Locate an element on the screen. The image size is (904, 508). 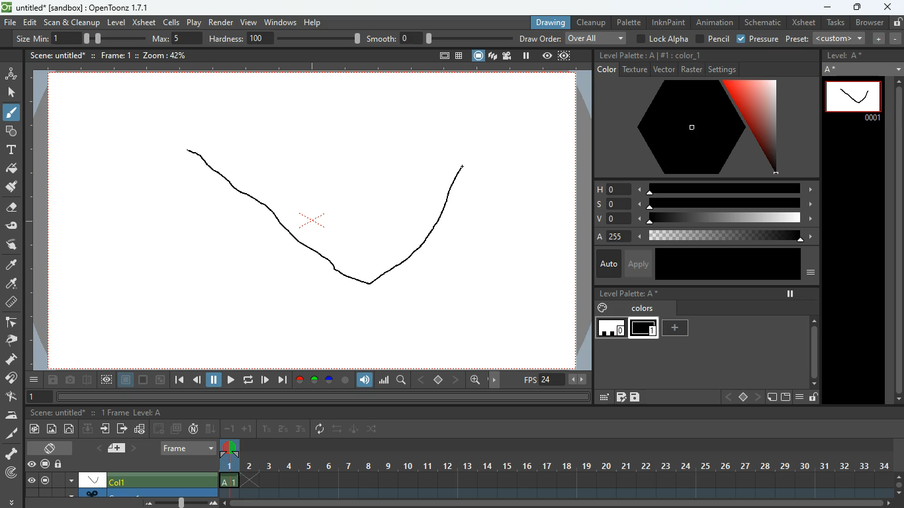
move is located at coordinates (107, 429).